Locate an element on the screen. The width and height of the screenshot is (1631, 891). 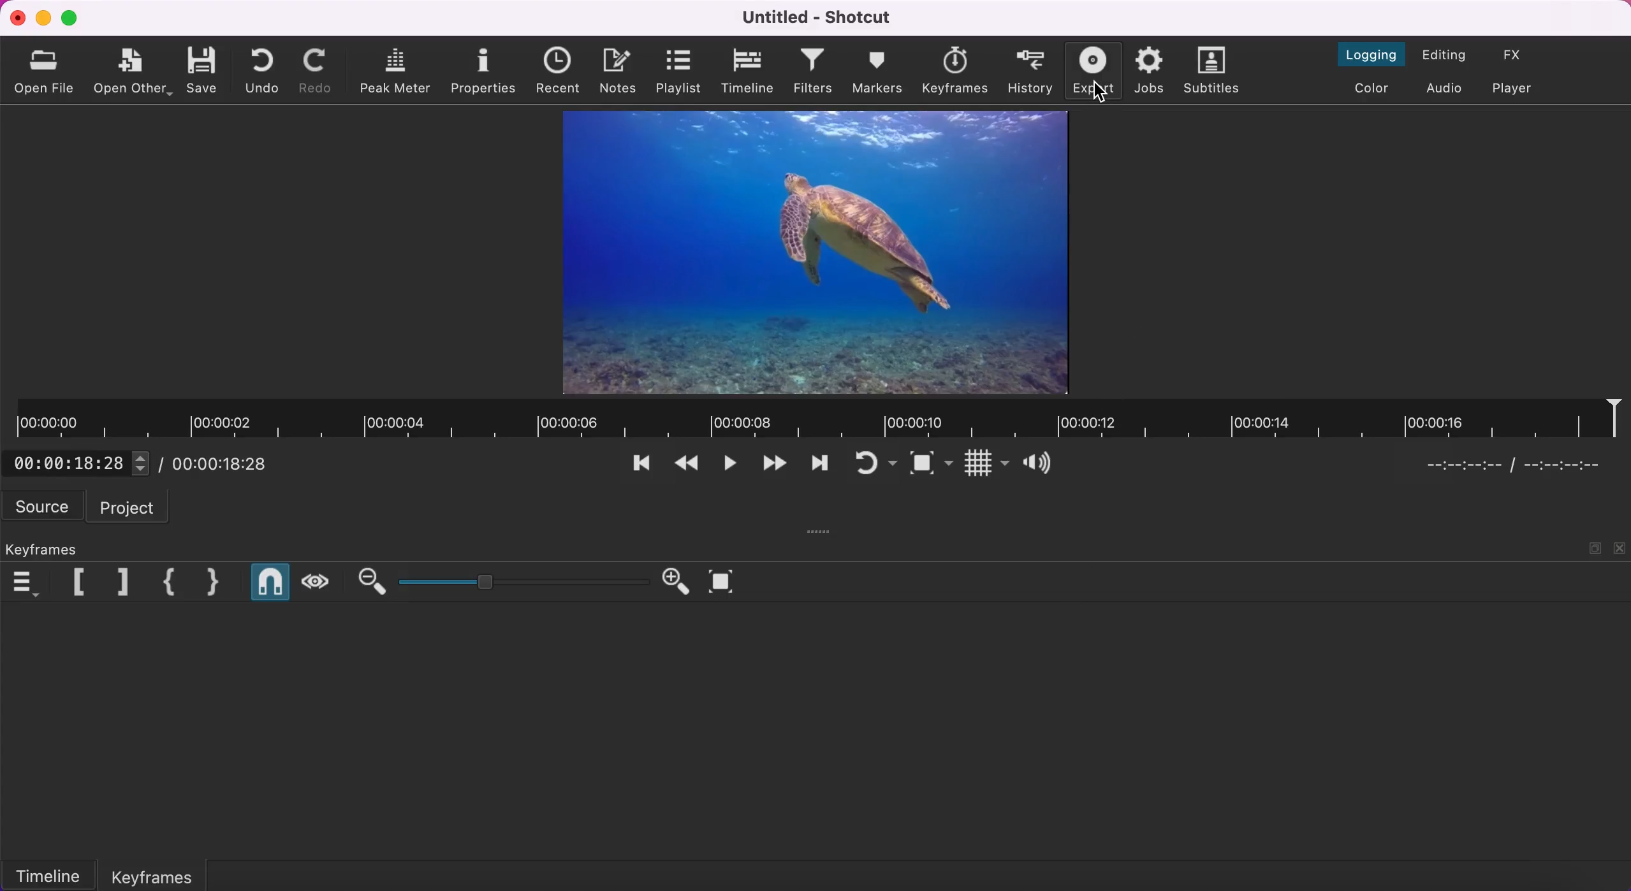
markers is located at coordinates (877, 71).